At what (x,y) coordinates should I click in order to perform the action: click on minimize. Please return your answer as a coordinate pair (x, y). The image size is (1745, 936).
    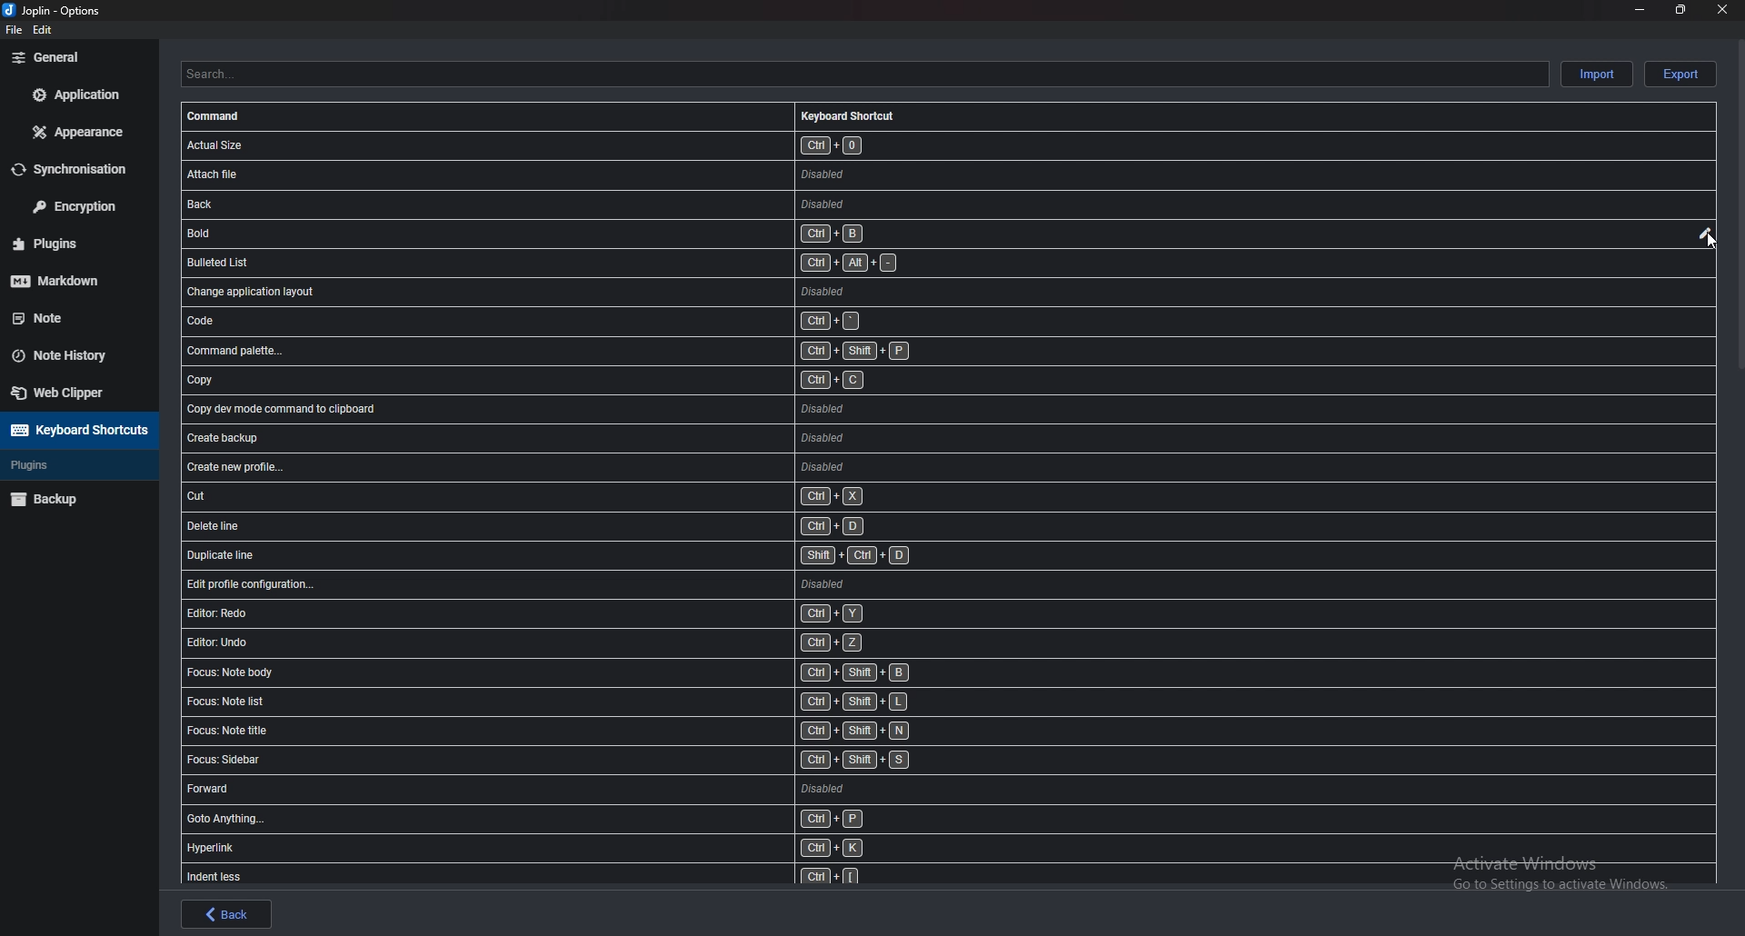
    Looking at the image, I should click on (1640, 10).